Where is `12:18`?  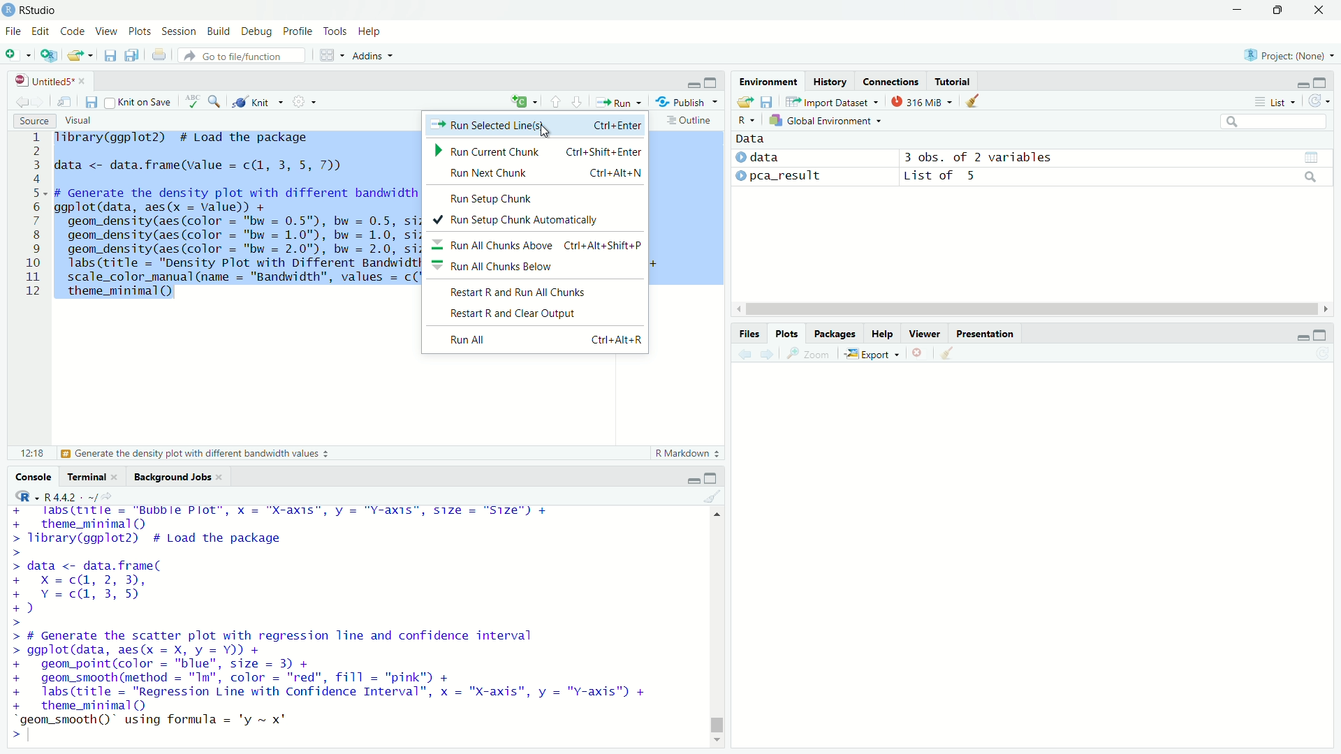 12:18 is located at coordinates (32, 452).